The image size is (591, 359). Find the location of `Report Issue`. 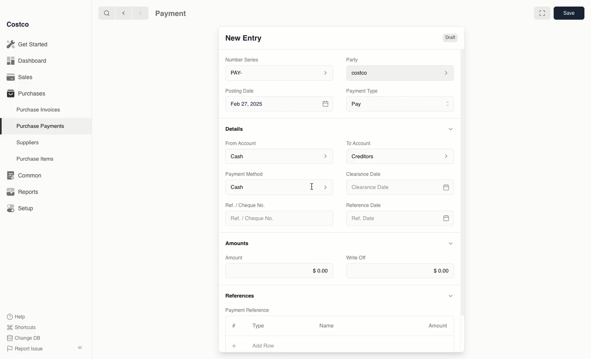

Report Issue is located at coordinates (25, 349).